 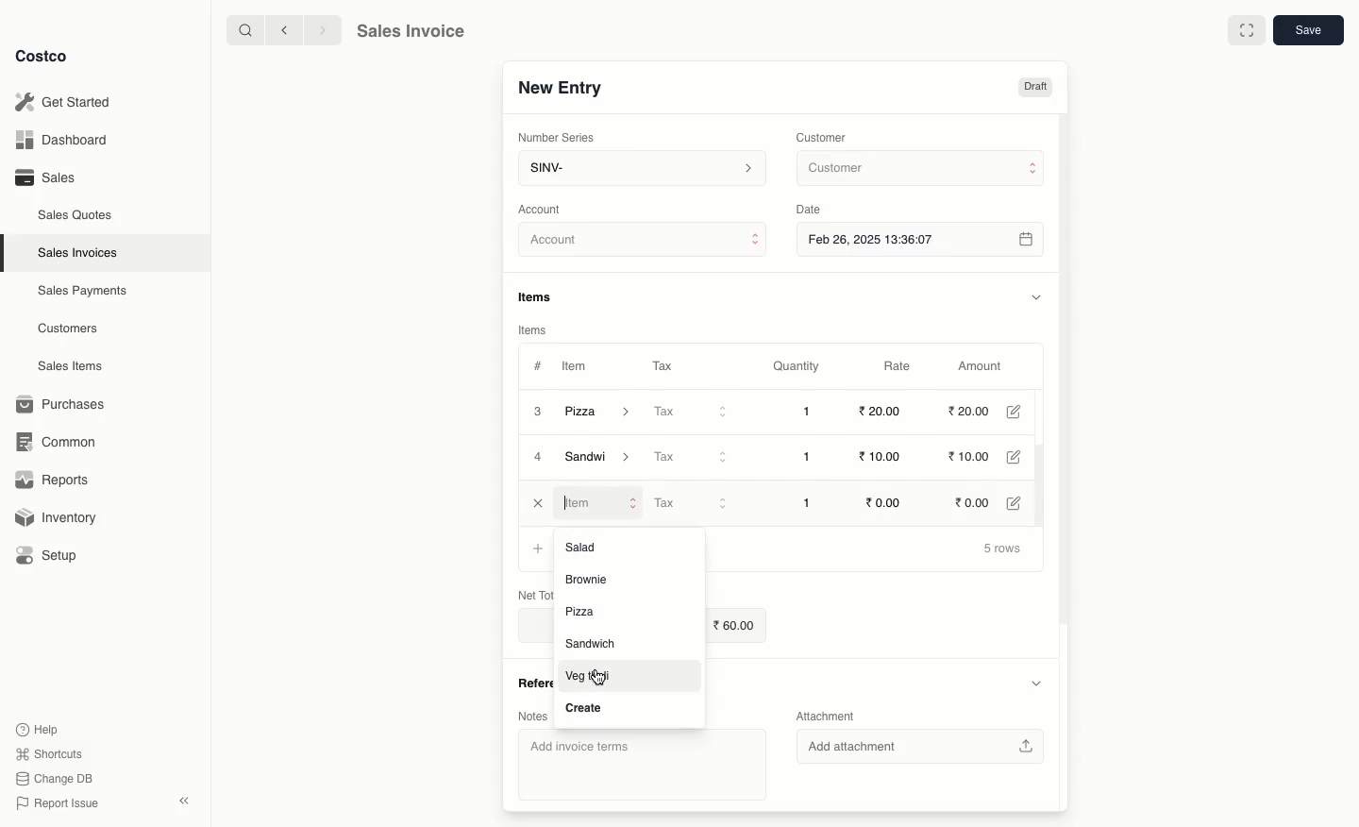 What do you see at coordinates (594, 675) in the screenshot?
I see `Veg thall` at bounding box center [594, 675].